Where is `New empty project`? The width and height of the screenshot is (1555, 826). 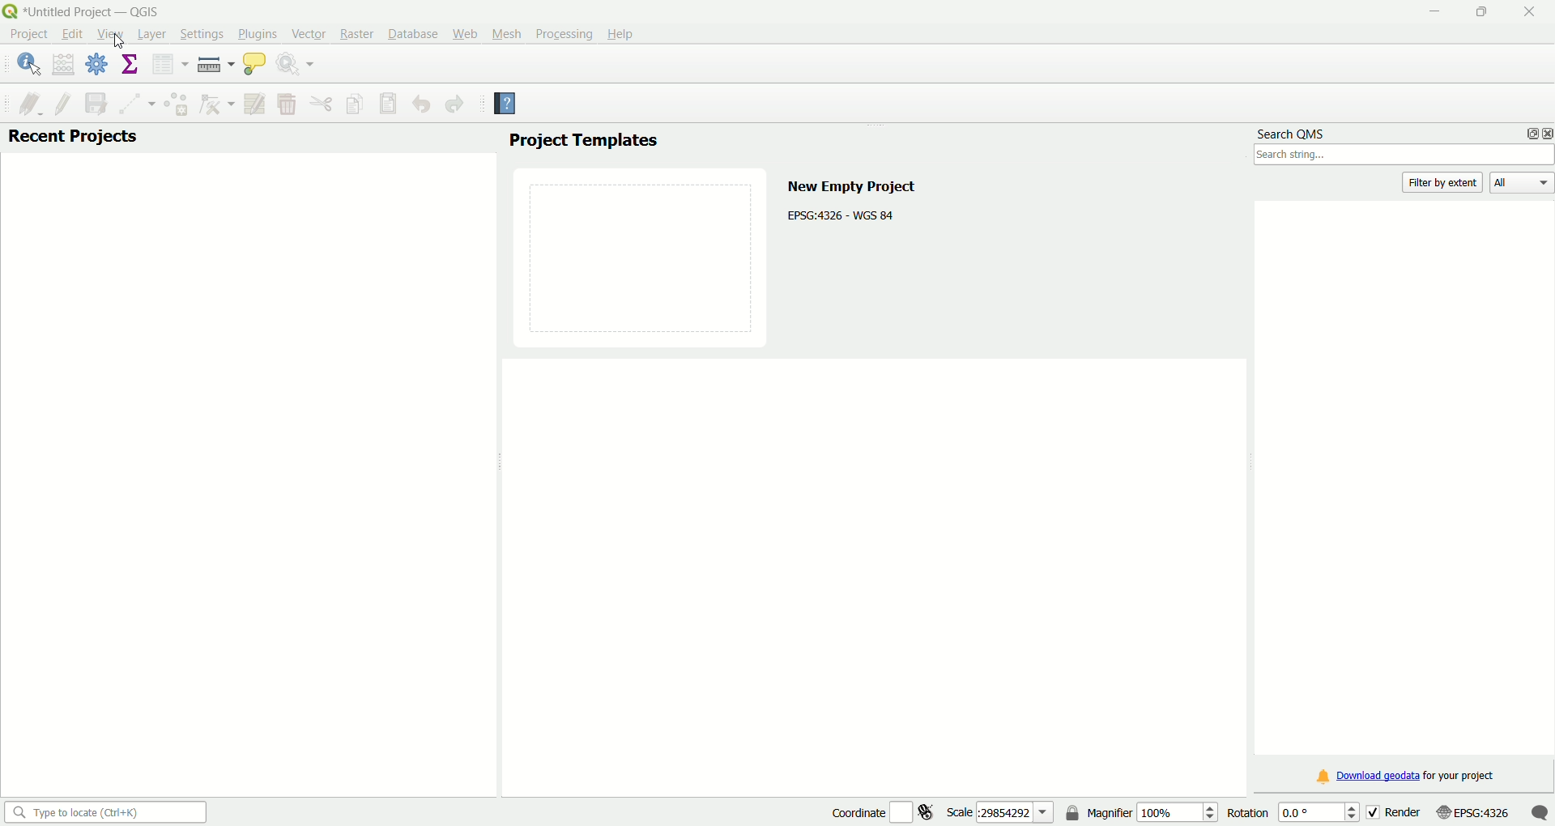 New empty project is located at coordinates (850, 184).